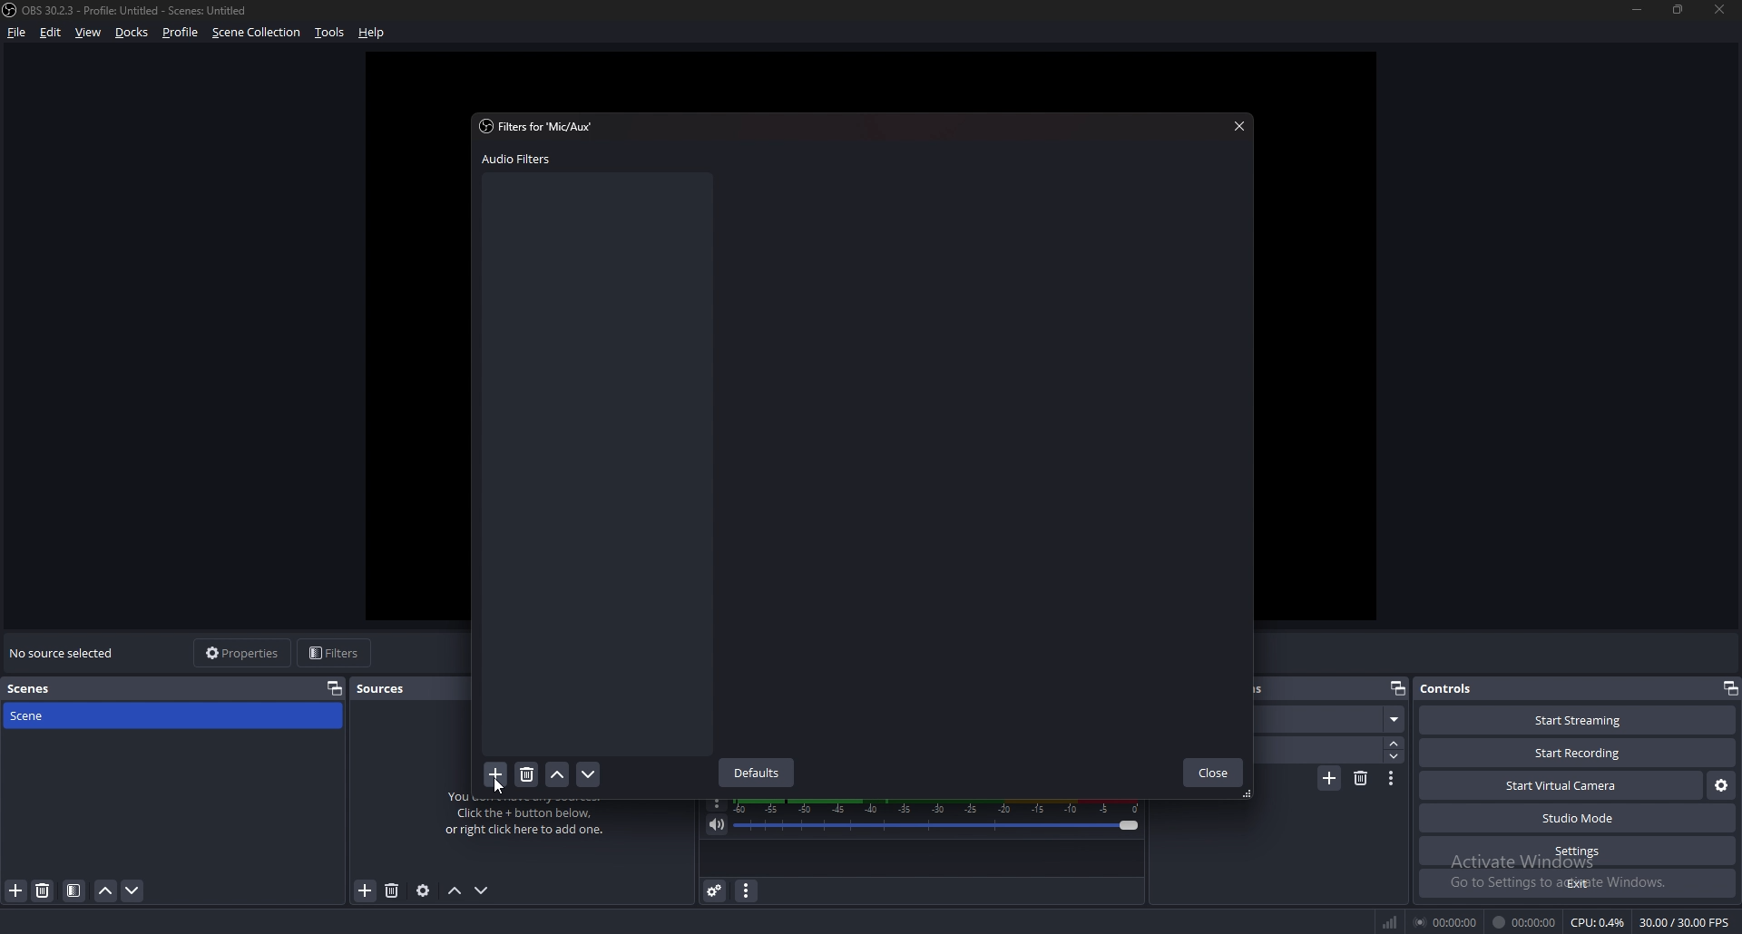  What do you see at coordinates (132, 33) in the screenshot?
I see `docks` at bounding box center [132, 33].